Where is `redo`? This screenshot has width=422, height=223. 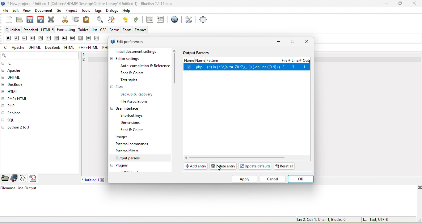
redo is located at coordinates (137, 20).